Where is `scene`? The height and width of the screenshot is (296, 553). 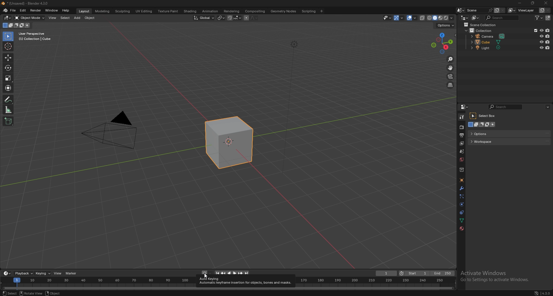
scene is located at coordinates (480, 10).